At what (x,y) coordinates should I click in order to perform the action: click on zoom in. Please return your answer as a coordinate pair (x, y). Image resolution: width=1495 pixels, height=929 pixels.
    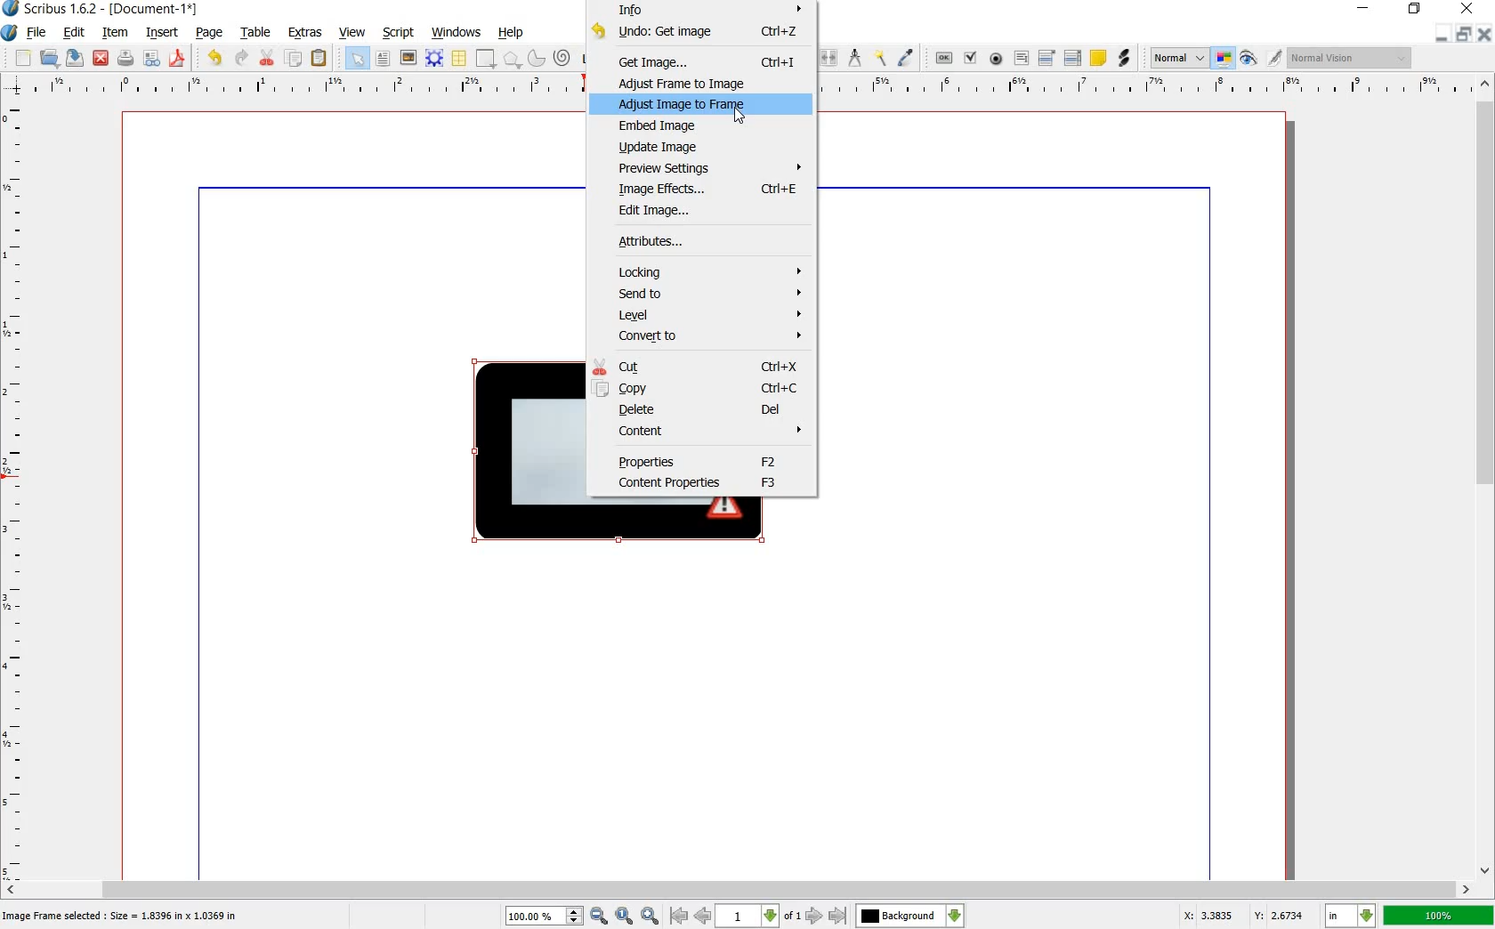
    Looking at the image, I should click on (557, 915).